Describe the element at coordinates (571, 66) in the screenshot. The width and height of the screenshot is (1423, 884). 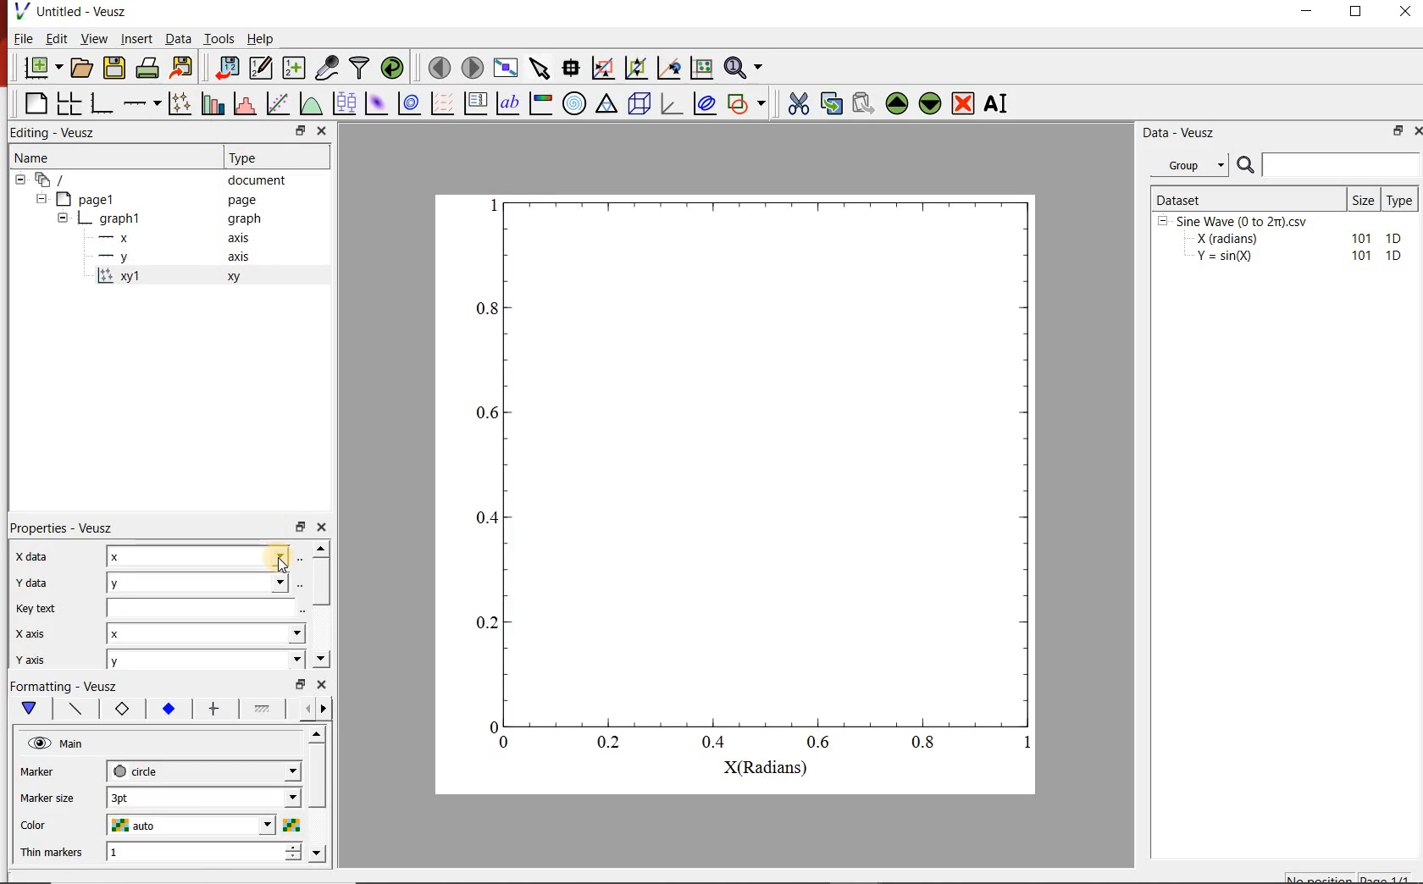
I see `read data points` at that location.